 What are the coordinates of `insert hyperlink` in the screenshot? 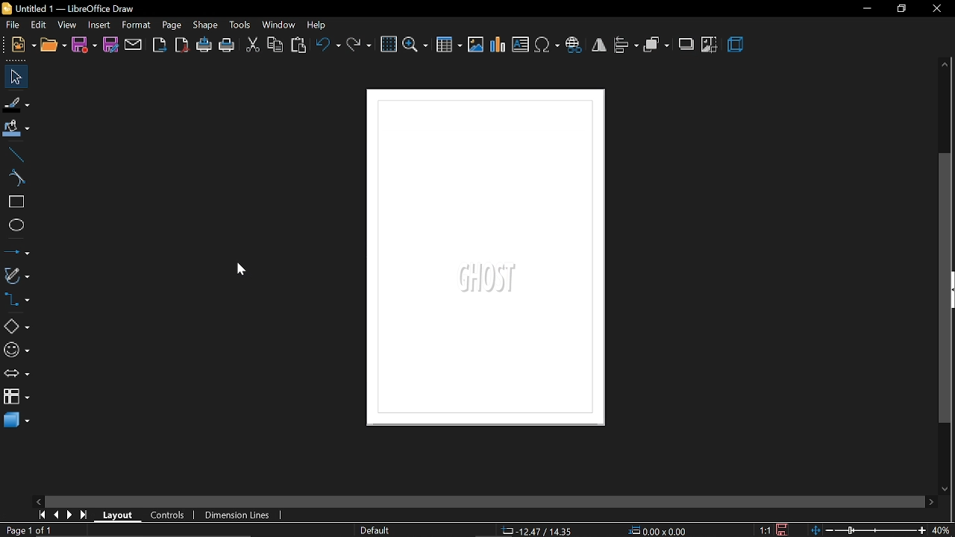 It's located at (574, 44).